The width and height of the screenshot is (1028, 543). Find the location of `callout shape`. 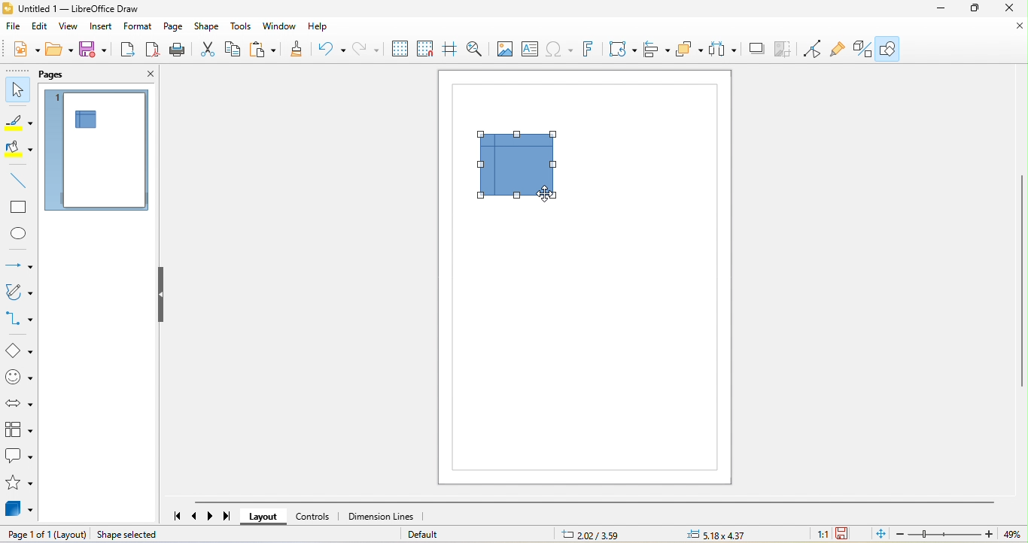

callout shape is located at coordinates (20, 457).